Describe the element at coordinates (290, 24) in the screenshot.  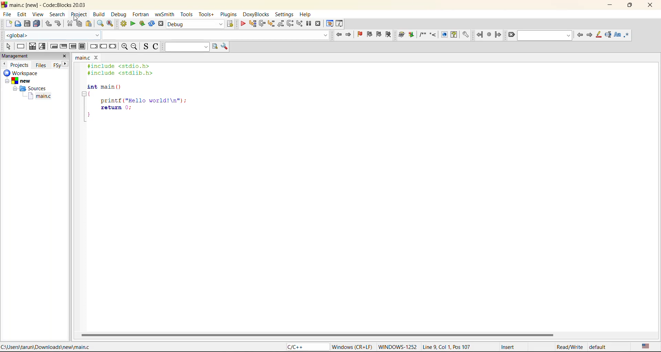
I see `next instruction` at that location.